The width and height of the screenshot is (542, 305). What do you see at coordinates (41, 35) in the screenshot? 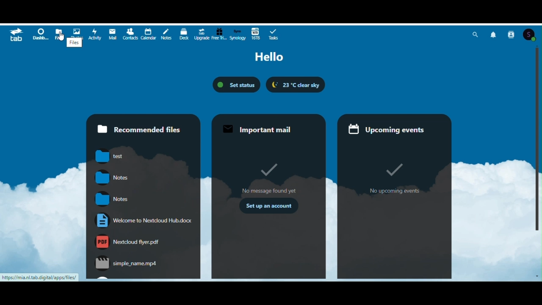
I see `Dashboard` at bounding box center [41, 35].